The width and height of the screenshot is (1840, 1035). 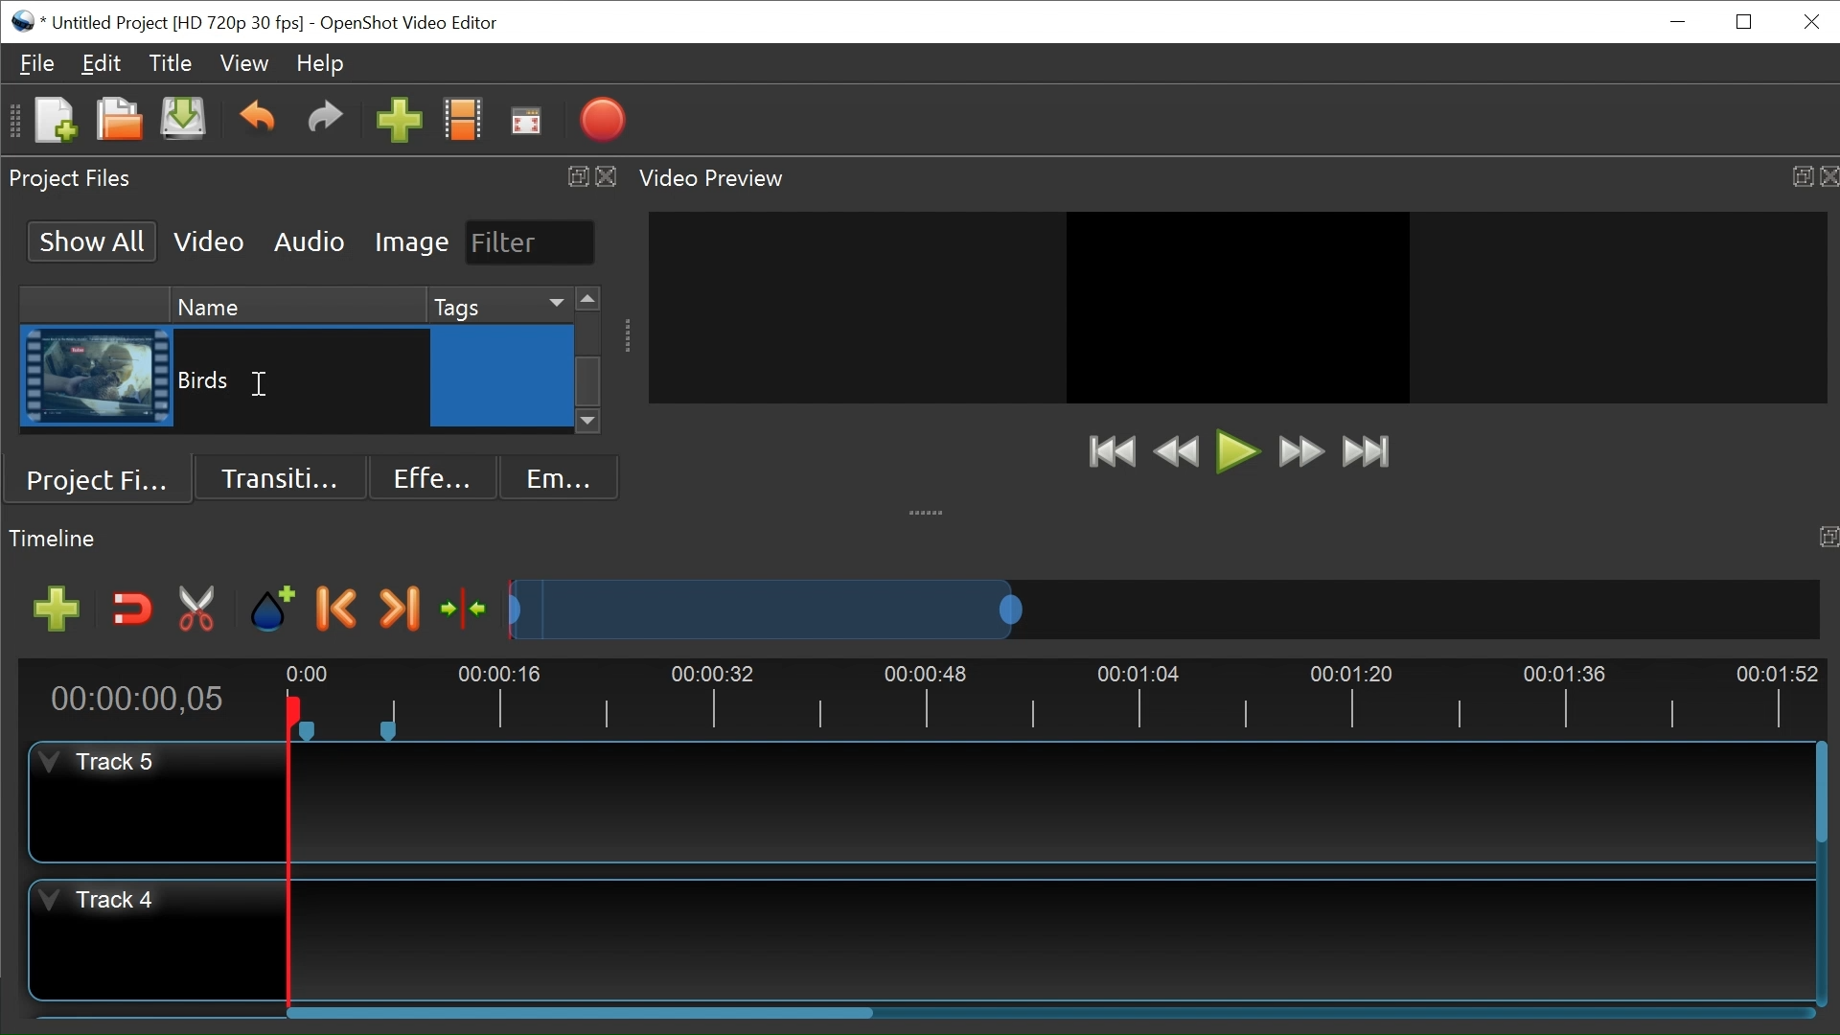 What do you see at coordinates (588, 424) in the screenshot?
I see `Scroll down` at bounding box center [588, 424].